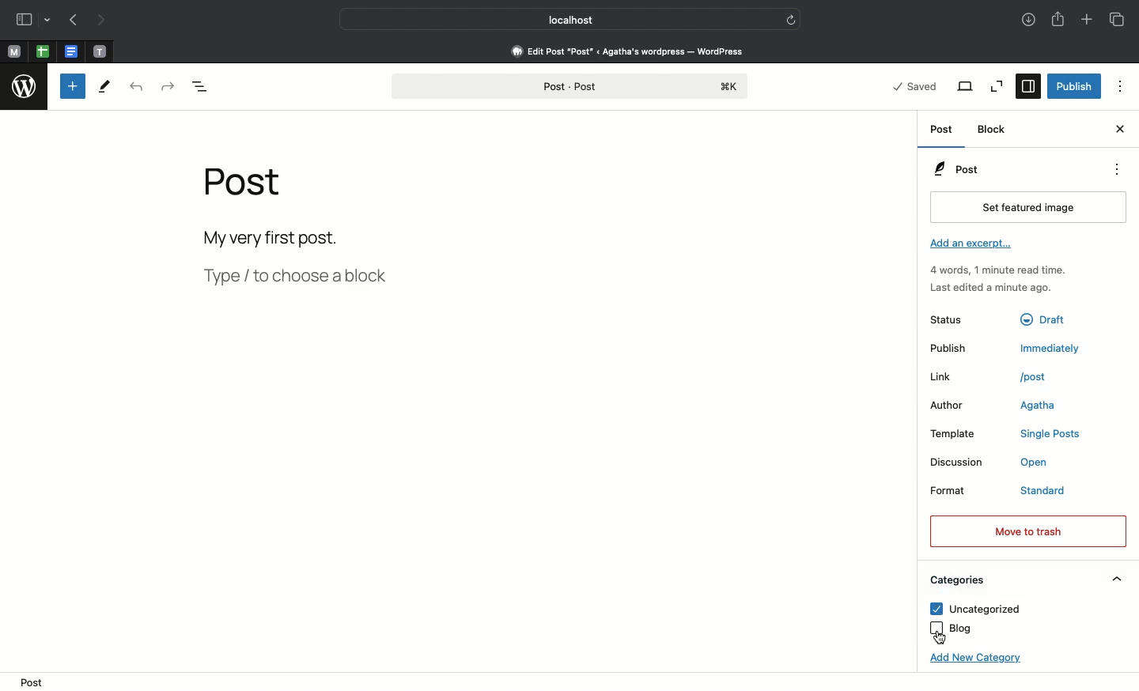 This screenshot has height=691, width=1139. I want to click on Post, so click(942, 130).